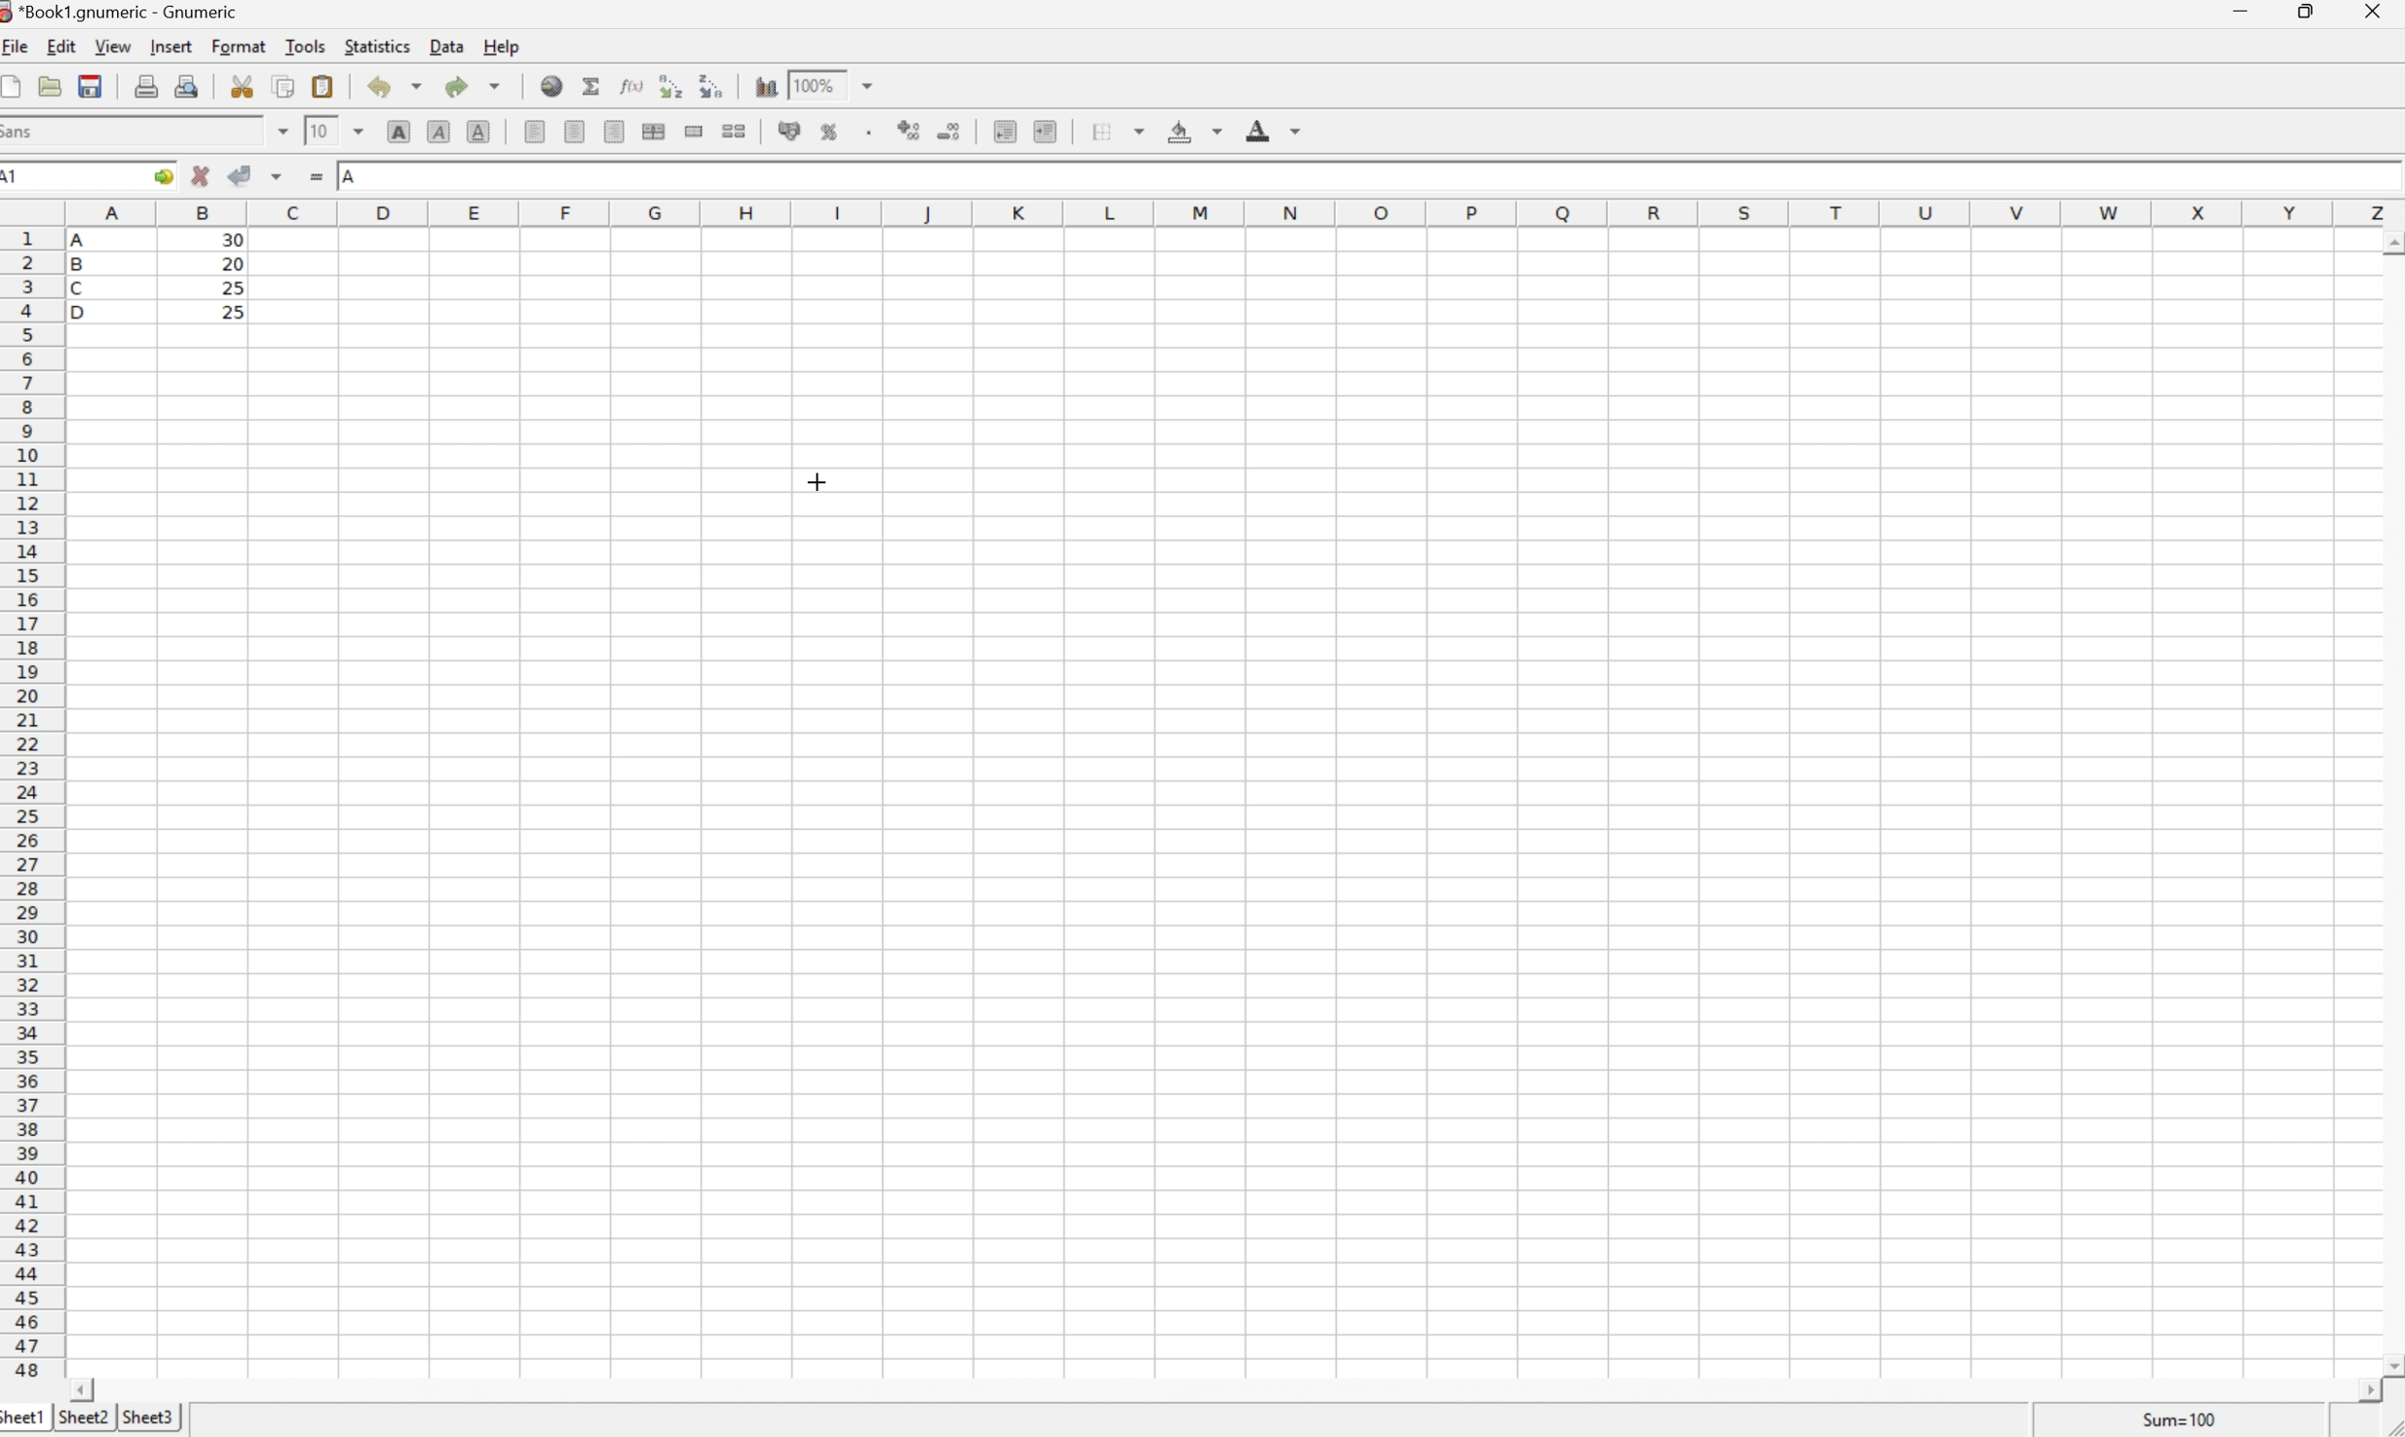  I want to click on Underline, so click(477, 134).